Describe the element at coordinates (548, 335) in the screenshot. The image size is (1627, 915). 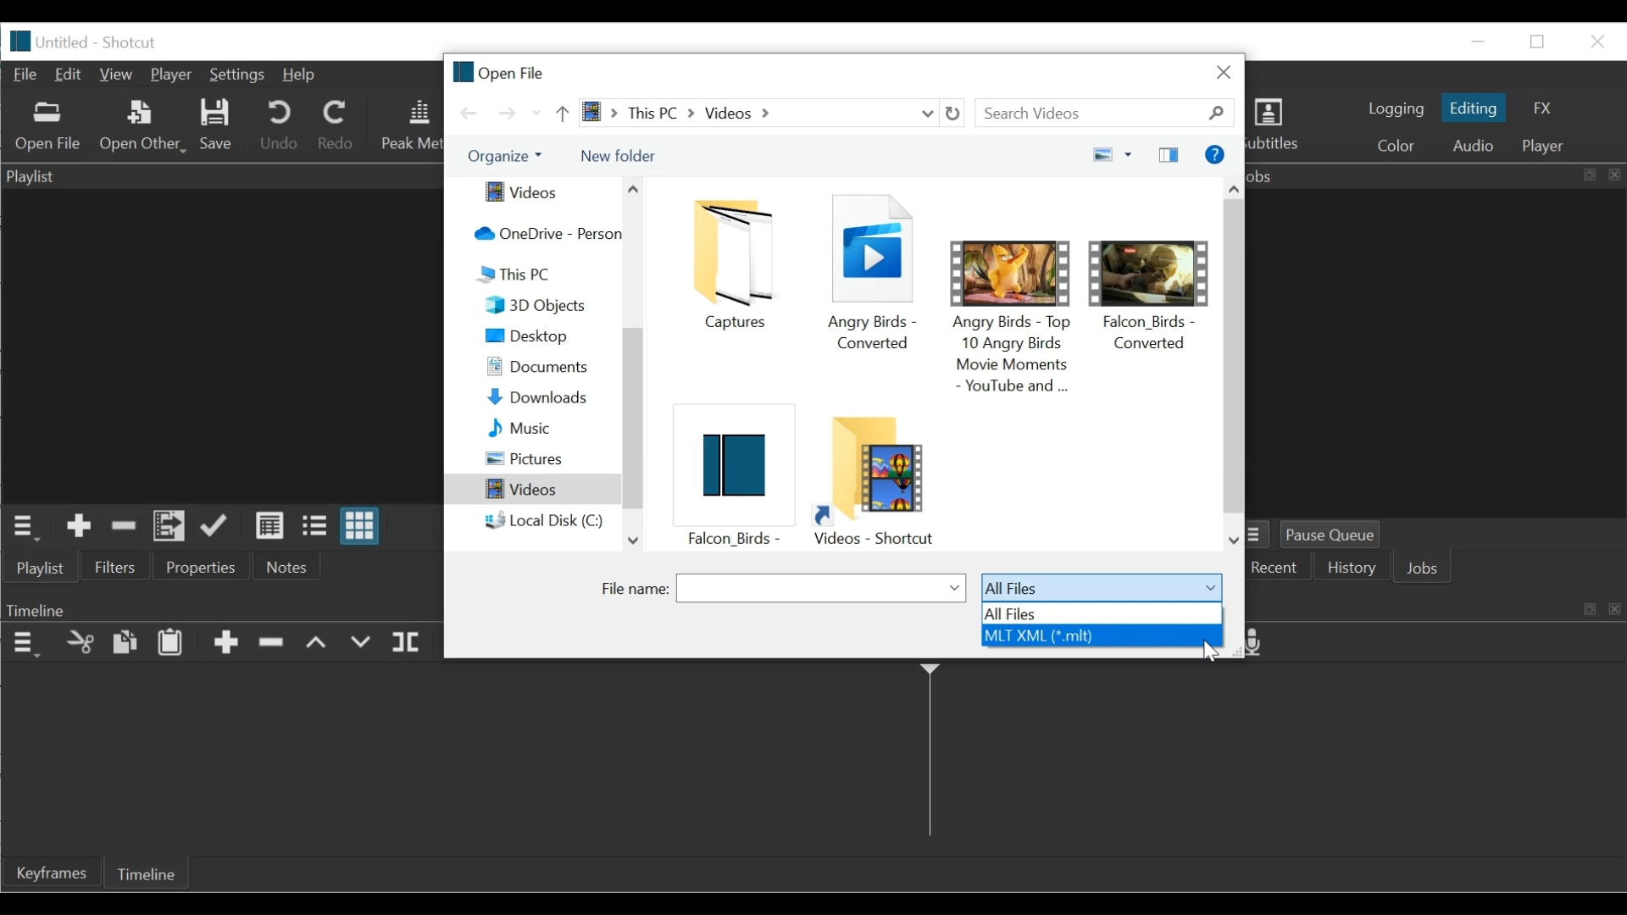
I see `Desktop` at that location.